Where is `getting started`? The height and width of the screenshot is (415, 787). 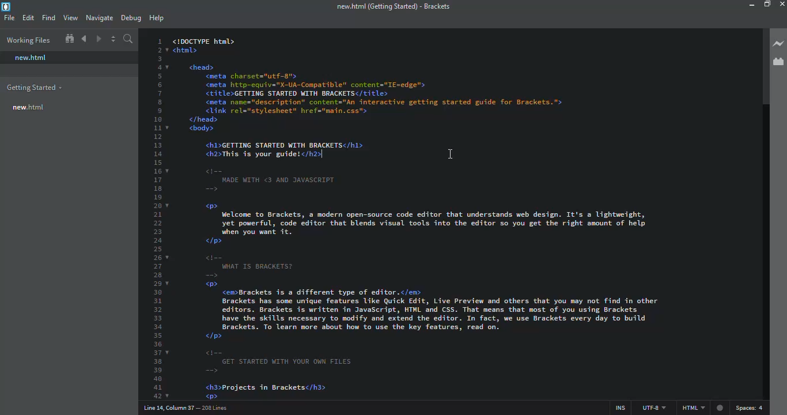 getting started is located at coordinates (35, 87).